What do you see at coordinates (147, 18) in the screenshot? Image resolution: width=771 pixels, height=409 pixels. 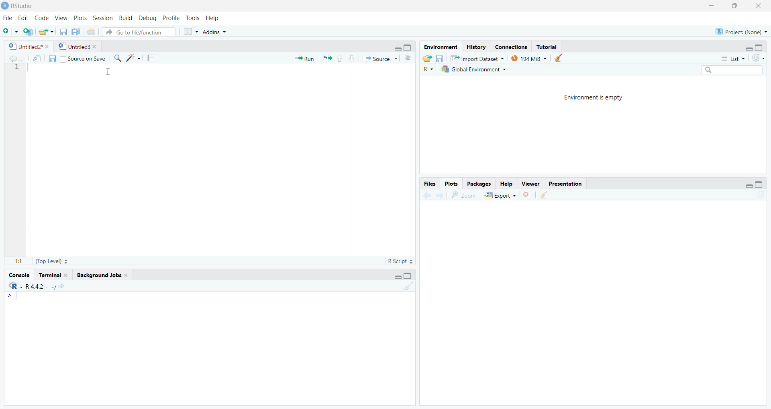 I see `Debug` at bounding box center [147, 18].